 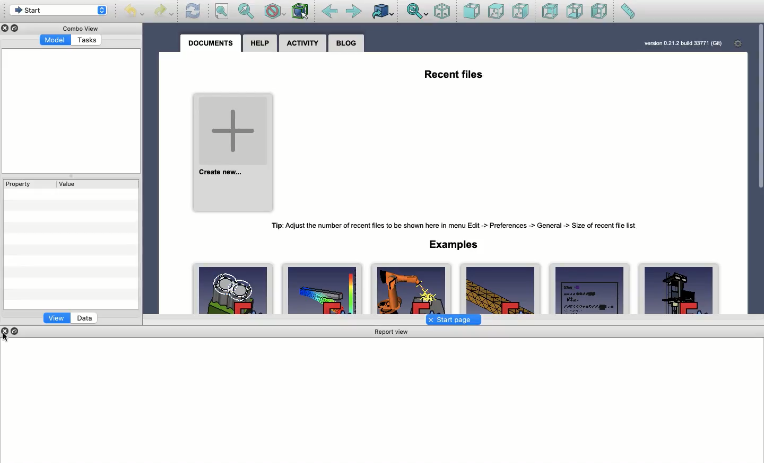 What do you see at coordinates (454, 245) in the screenshot?
I see `Examples` at bounding box center [454, 245].